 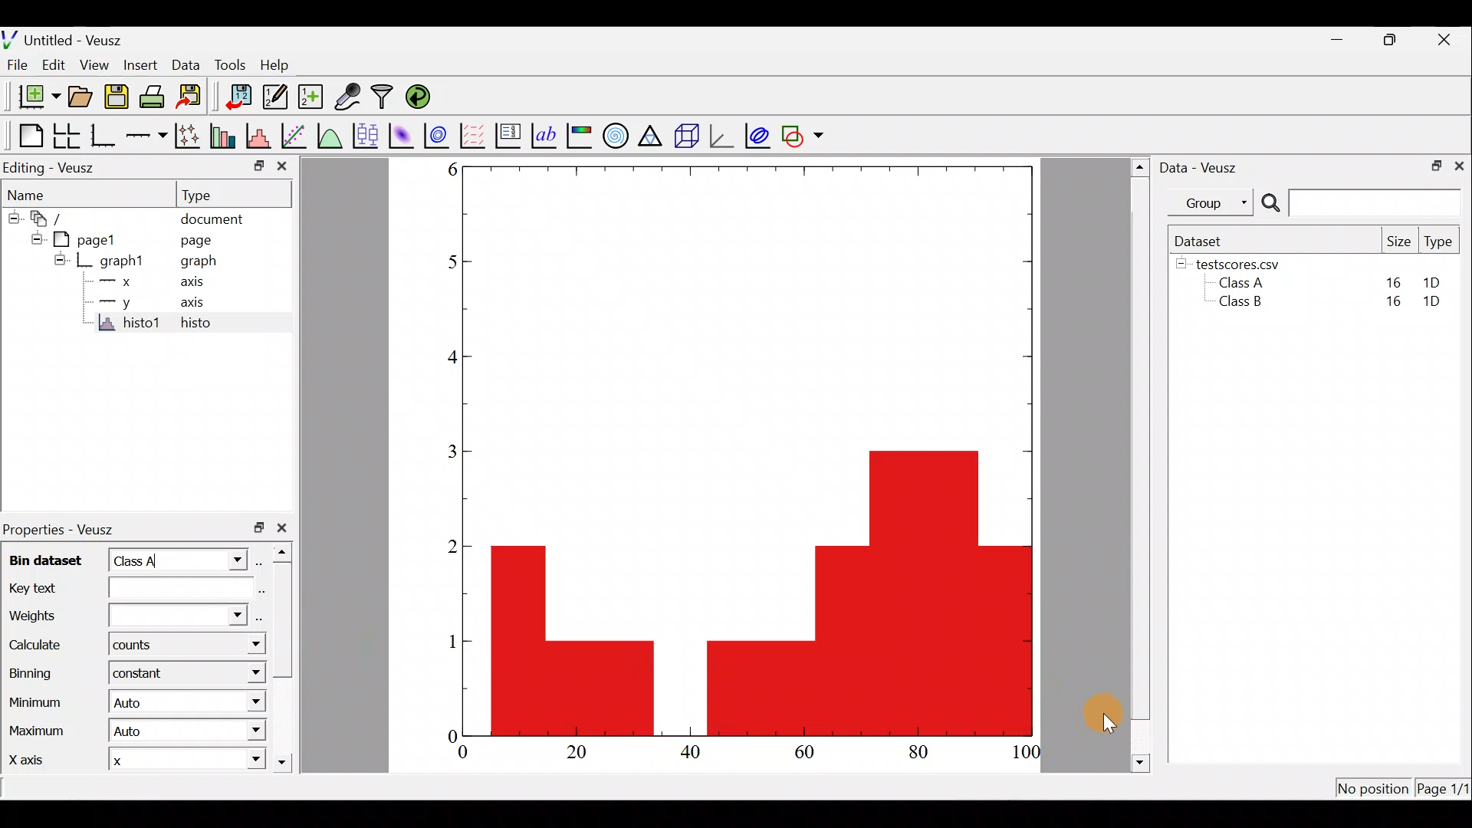 What do you see at coordinates (57, 167) in the screenshot?
I see `Editing - Veusz` at bounding box center [57, 167].